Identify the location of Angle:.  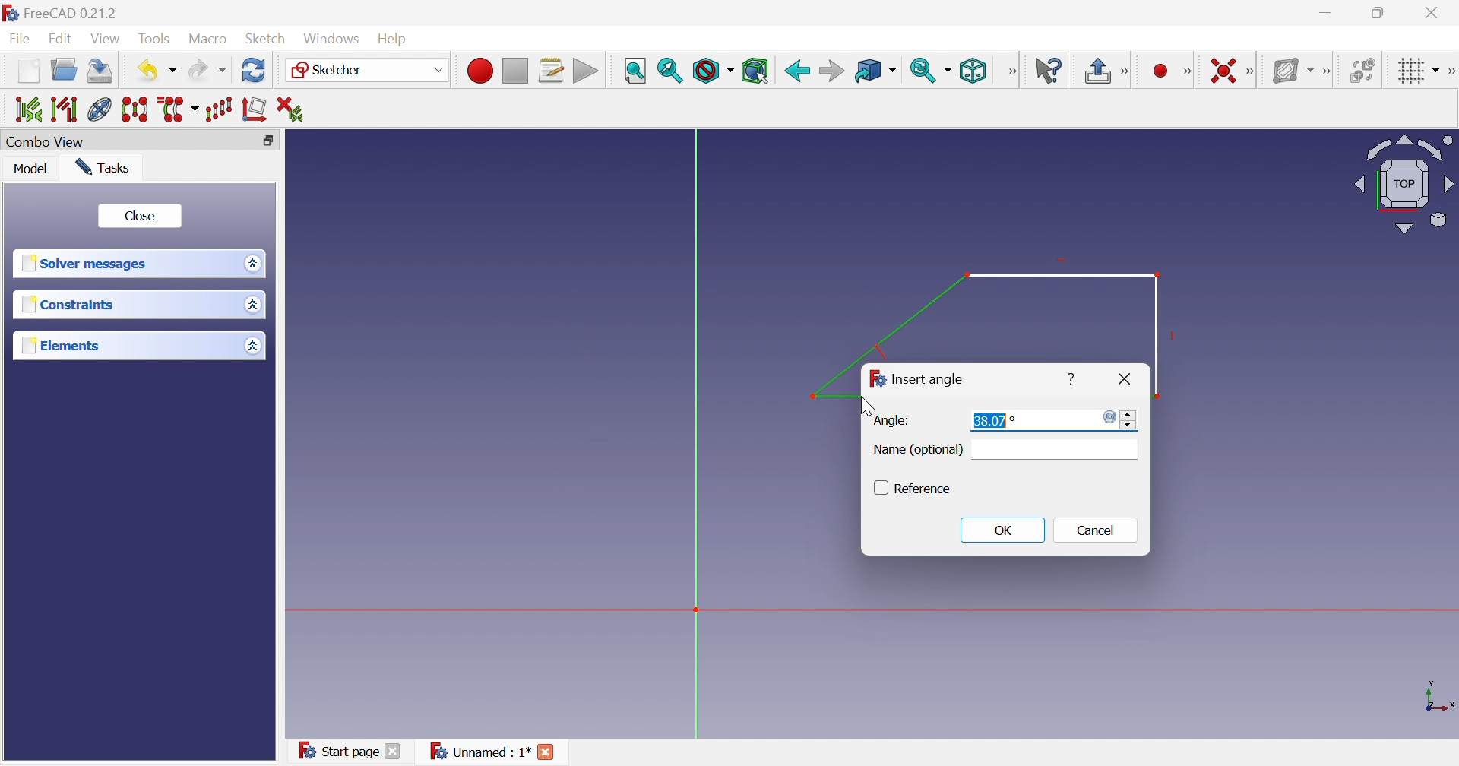
(892, 421).